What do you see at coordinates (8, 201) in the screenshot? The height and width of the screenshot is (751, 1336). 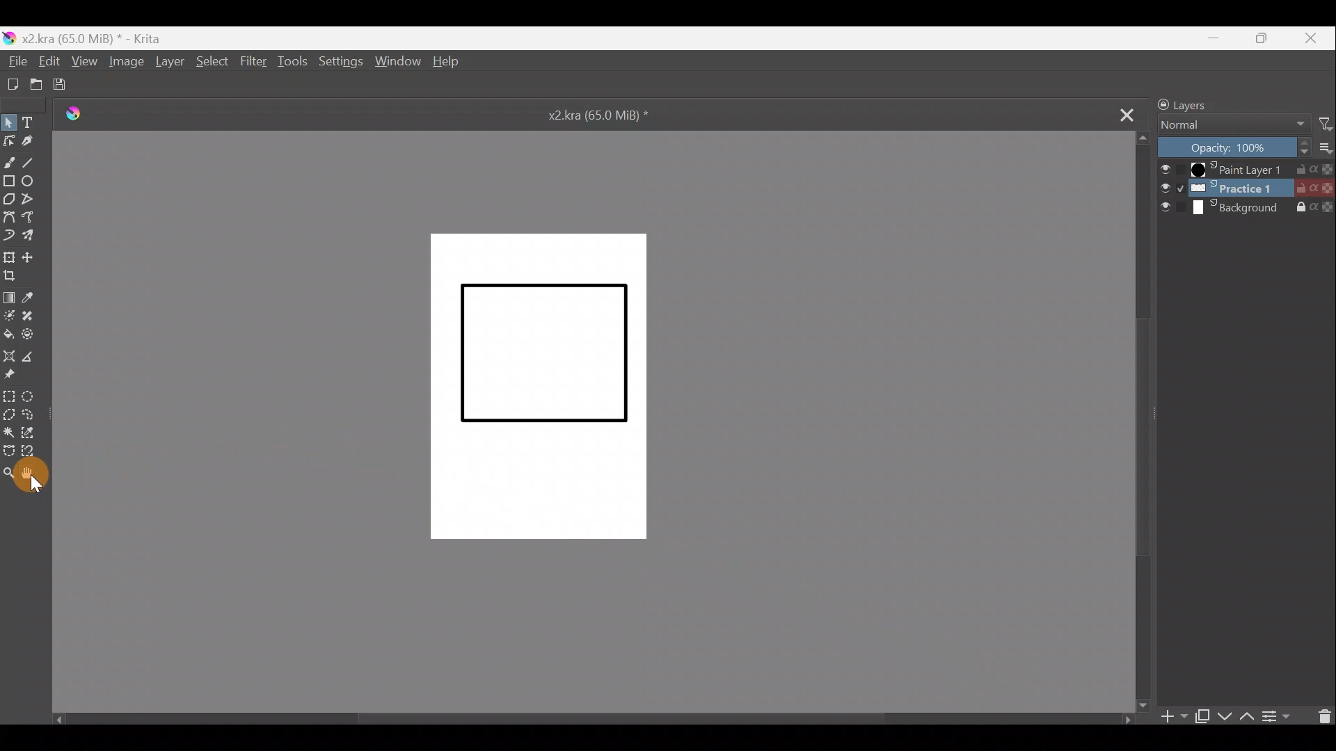 I see `Polygon tool` at bounding box center [8, 201].